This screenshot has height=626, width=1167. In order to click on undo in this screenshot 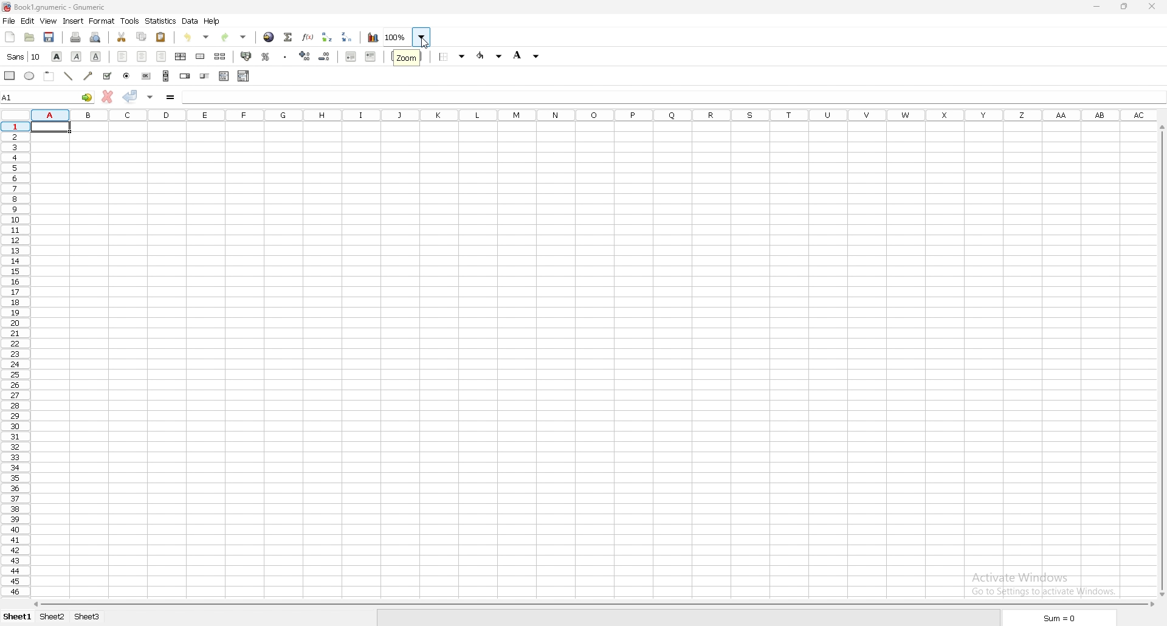, I will do `click(188, 37)`.